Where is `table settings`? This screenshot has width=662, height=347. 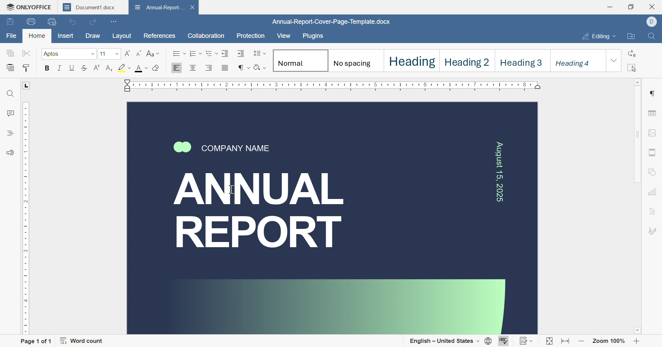
table settings is located at coordinates (653, 115).